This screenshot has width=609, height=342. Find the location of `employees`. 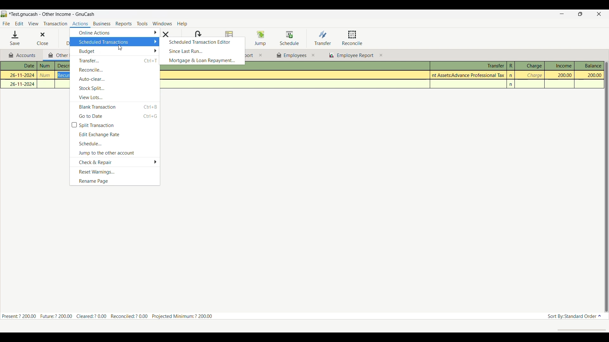

employees is located at coordinates (291, 55).